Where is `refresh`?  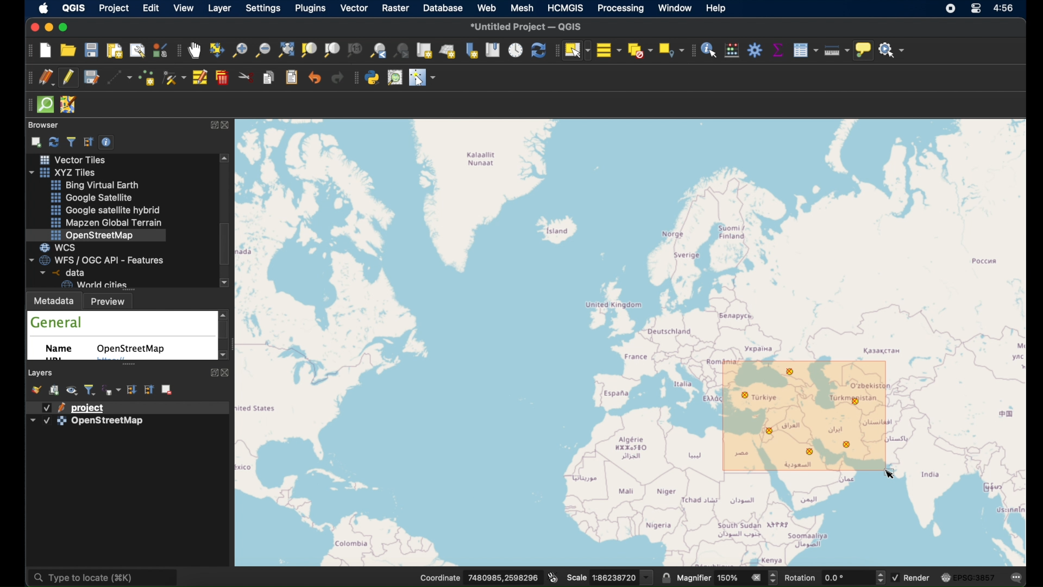
refresh is located at coordinates (537, 50).